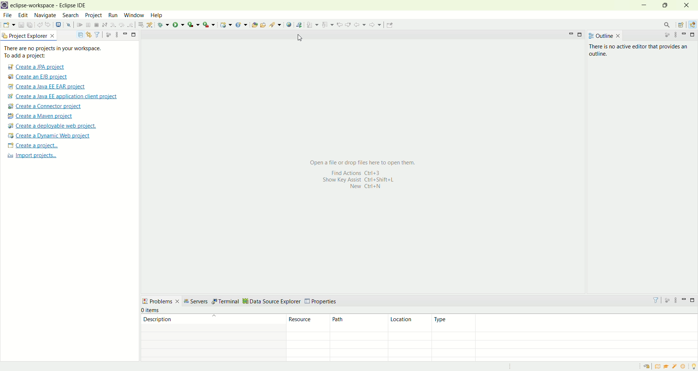  What do you see at coordinates (389, 26) in the screenshot?
I see `Pin editor` at bounding box center [389, 26].